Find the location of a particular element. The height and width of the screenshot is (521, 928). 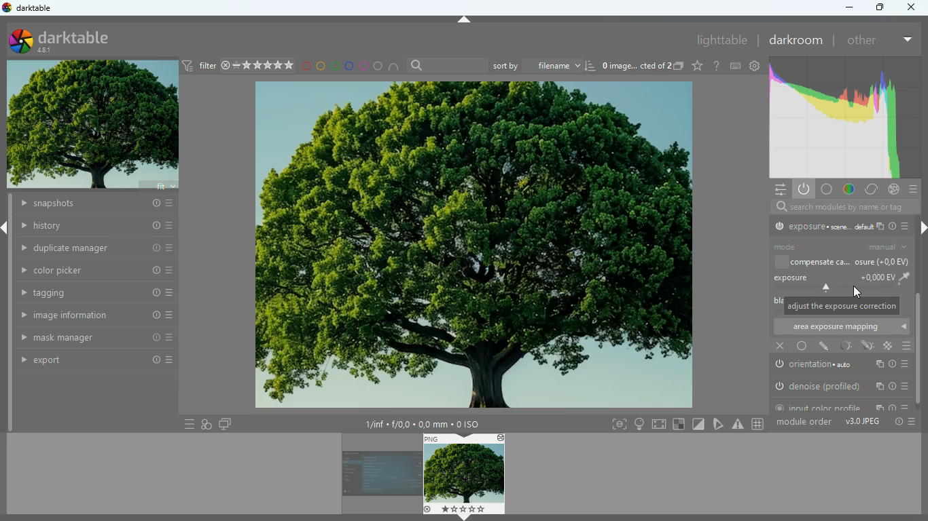

down is located at coordinates (466, 518).